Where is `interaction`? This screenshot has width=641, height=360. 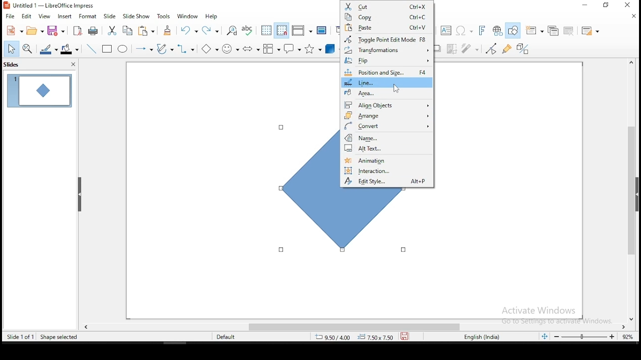
interaction is located at coordinates (388, 169).